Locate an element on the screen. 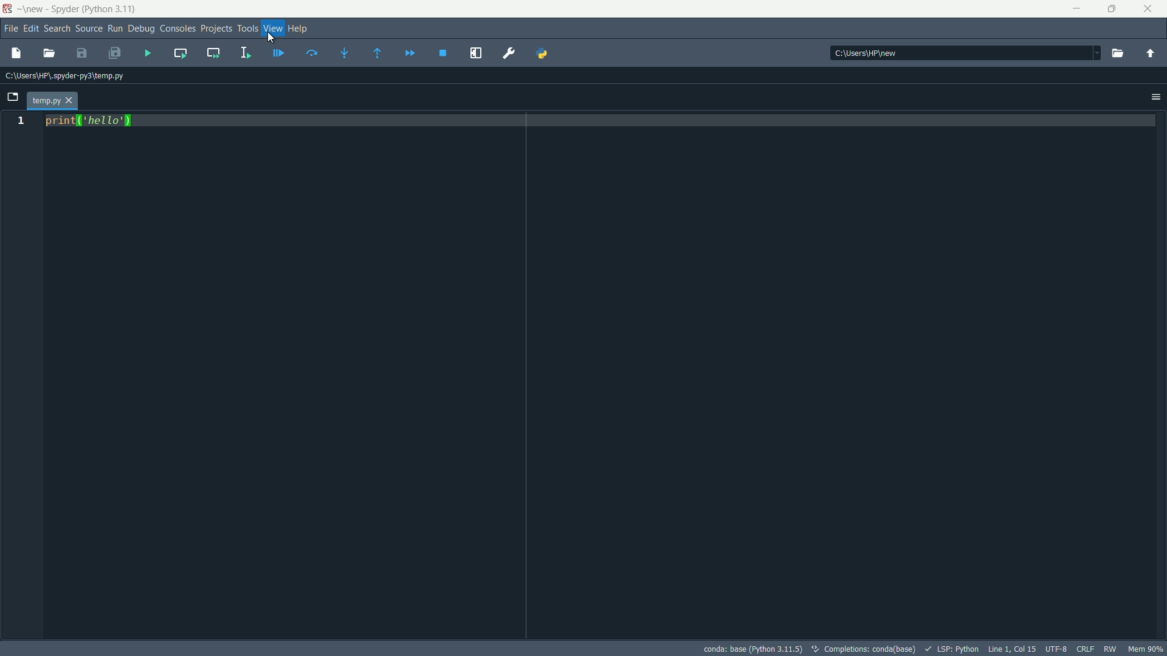 This screenshot has width=1167, height=656. browse directory is located at coordinates (1117, 53).